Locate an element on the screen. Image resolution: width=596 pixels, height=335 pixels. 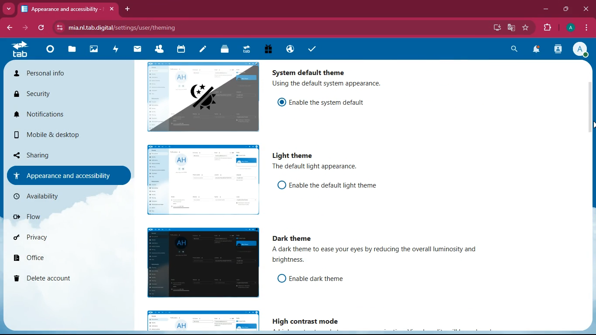
layers is located at coordinates (225, 50).